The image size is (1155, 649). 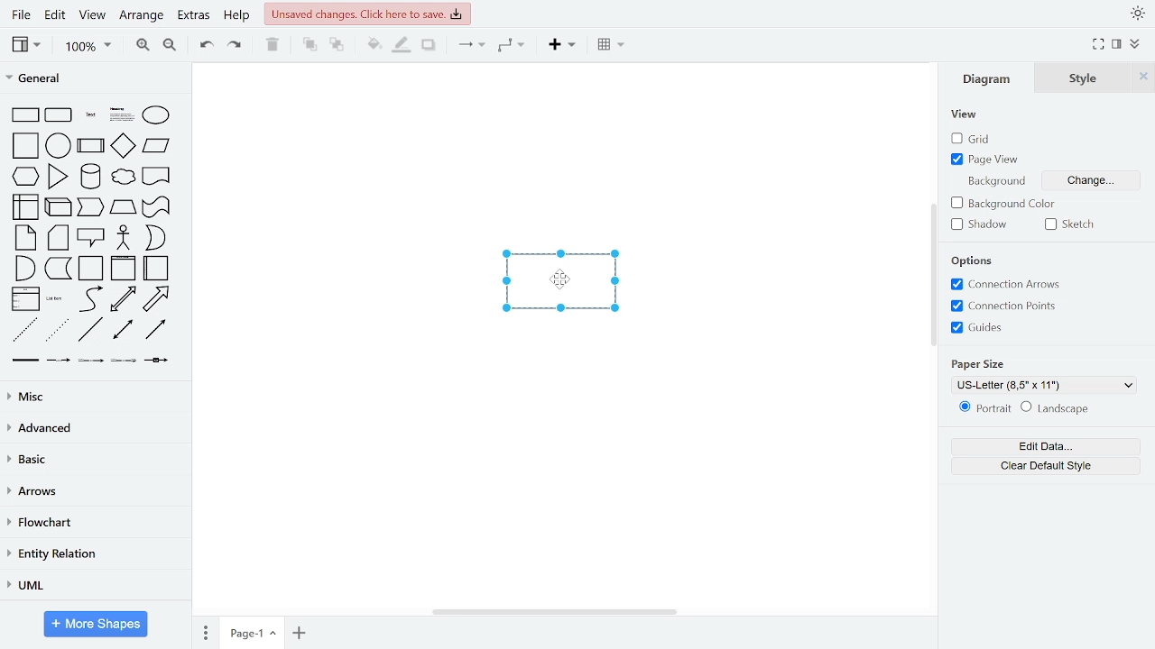 I want to click on horizontal scrollbar, so click(x=553, y=613).